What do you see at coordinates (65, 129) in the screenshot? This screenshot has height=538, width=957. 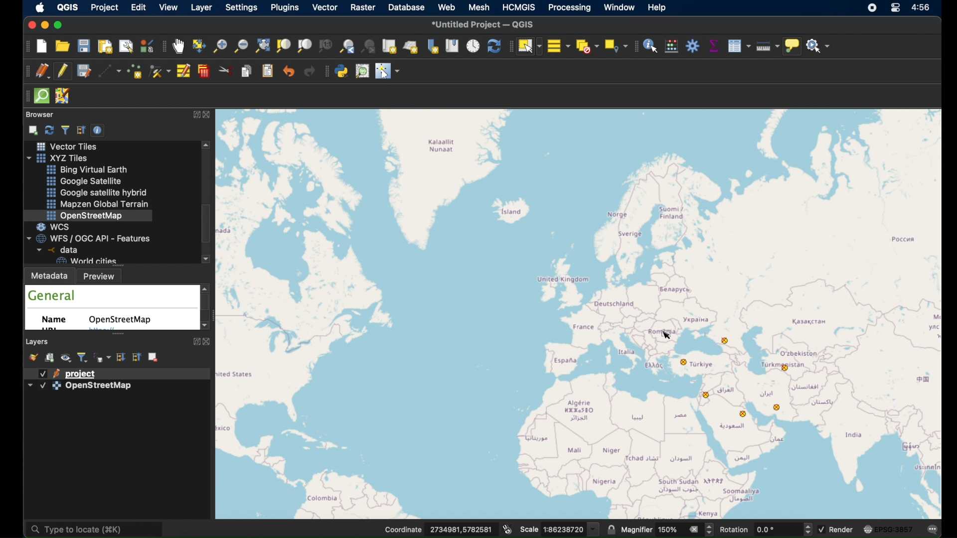 I see `filter browser` at bounding box center [65, 129].